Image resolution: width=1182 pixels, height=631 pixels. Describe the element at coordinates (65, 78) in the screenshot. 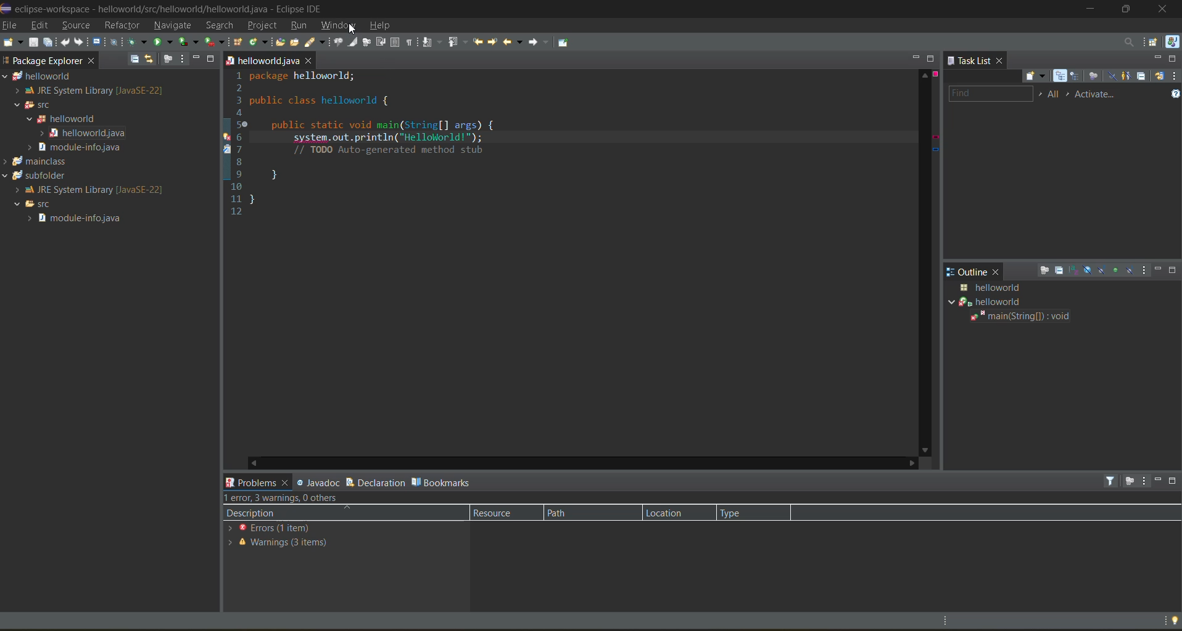

I see `helloworld` at that location.